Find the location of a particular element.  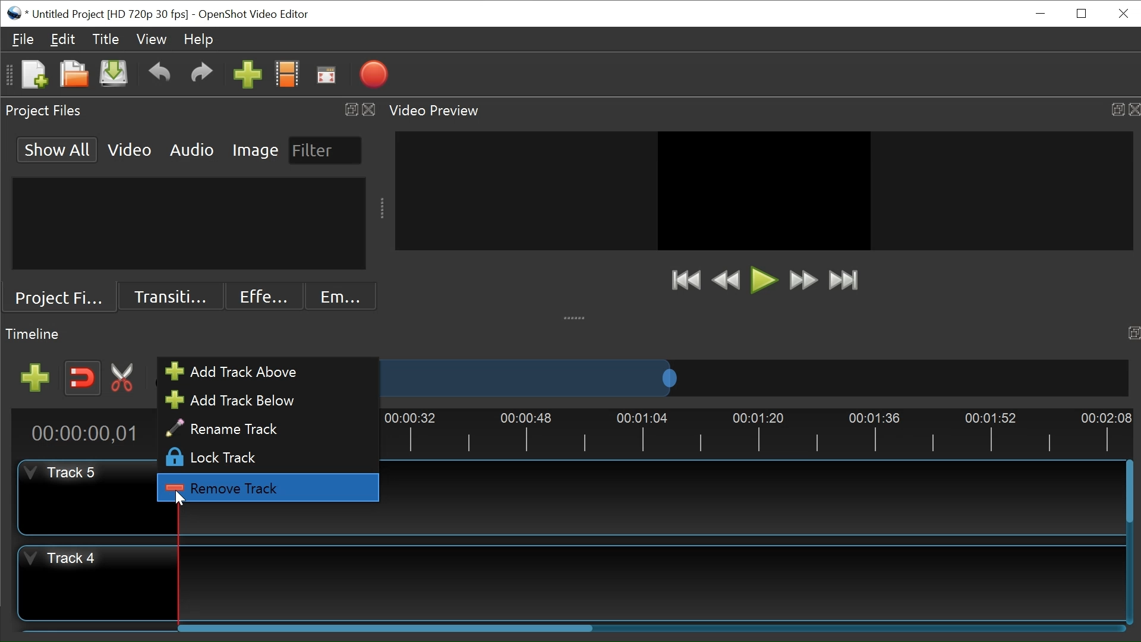

Close is located at coordinates (1121, 13).